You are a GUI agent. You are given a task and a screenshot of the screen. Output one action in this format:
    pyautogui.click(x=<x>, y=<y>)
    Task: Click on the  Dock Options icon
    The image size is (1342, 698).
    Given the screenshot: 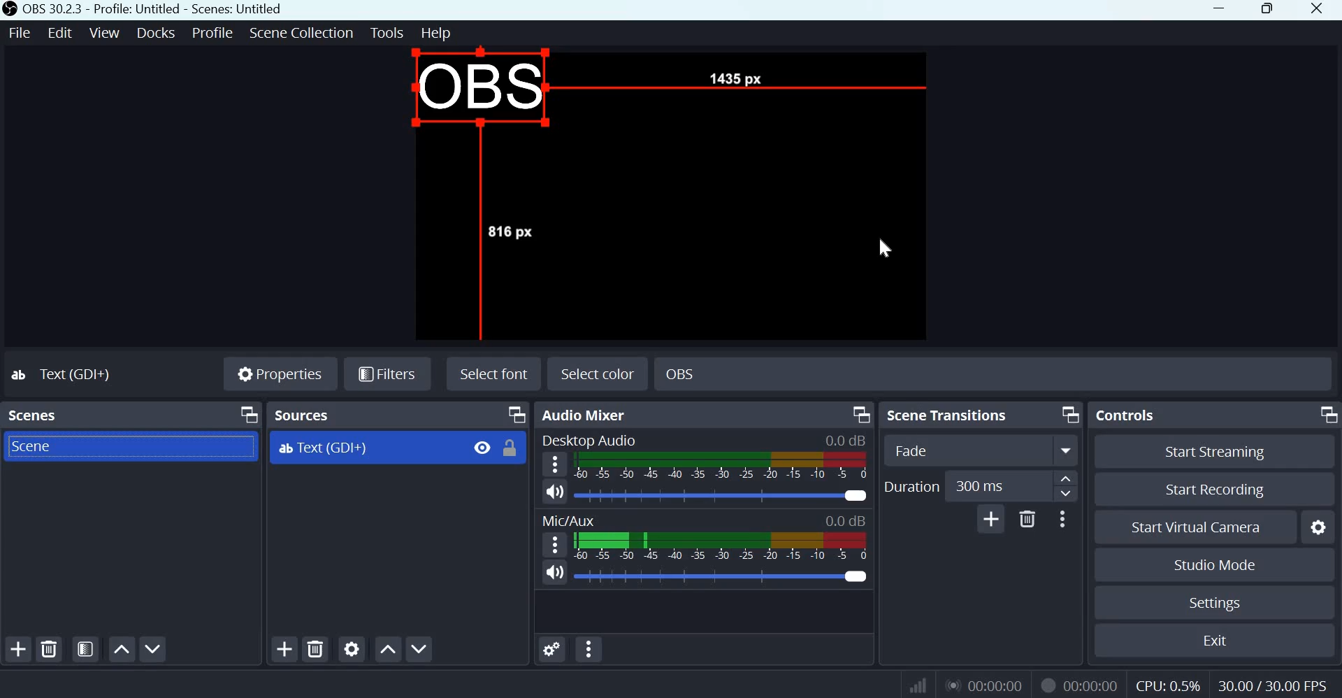 What is the action you would take?
    pyautogui.click(x=1325, y=414)
    